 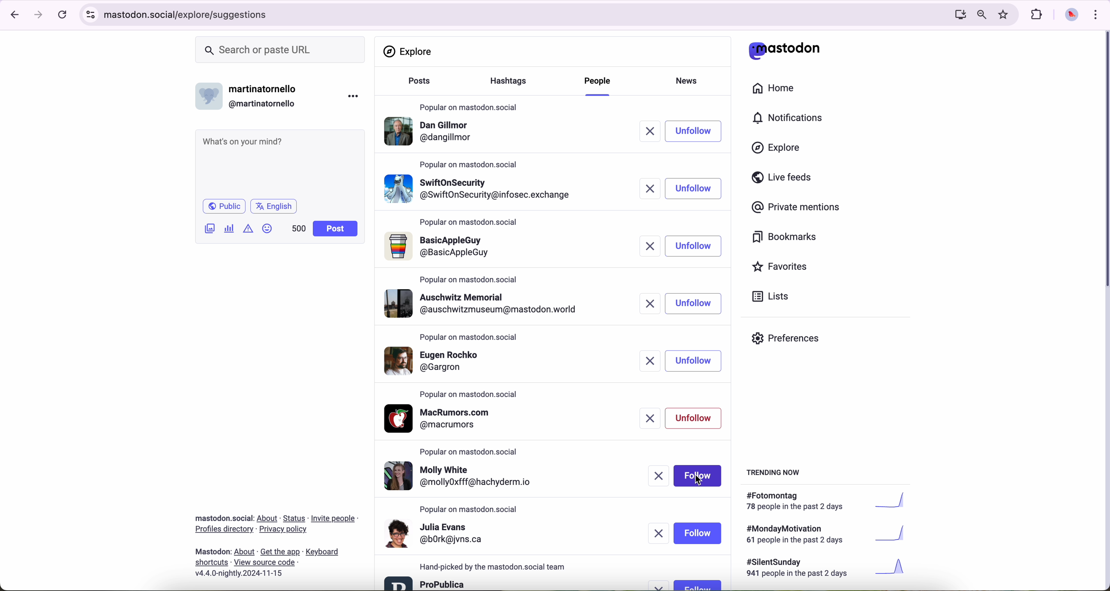 I want to click on click on people, so click(x=599, y=85).